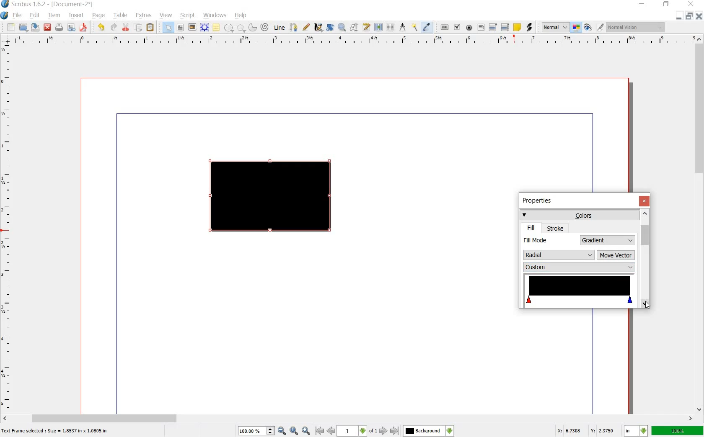  I want to click on properties, so click(540, 201).